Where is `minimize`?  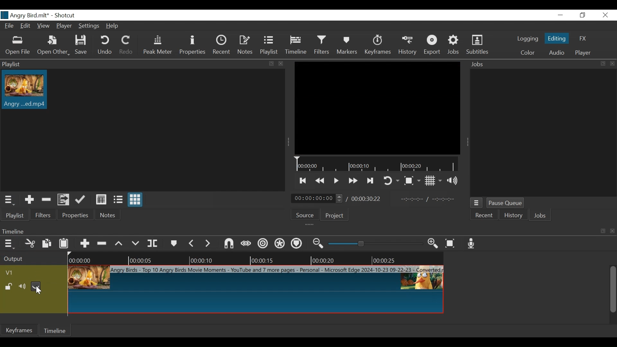 minimize is located at coordinates (561, 15).